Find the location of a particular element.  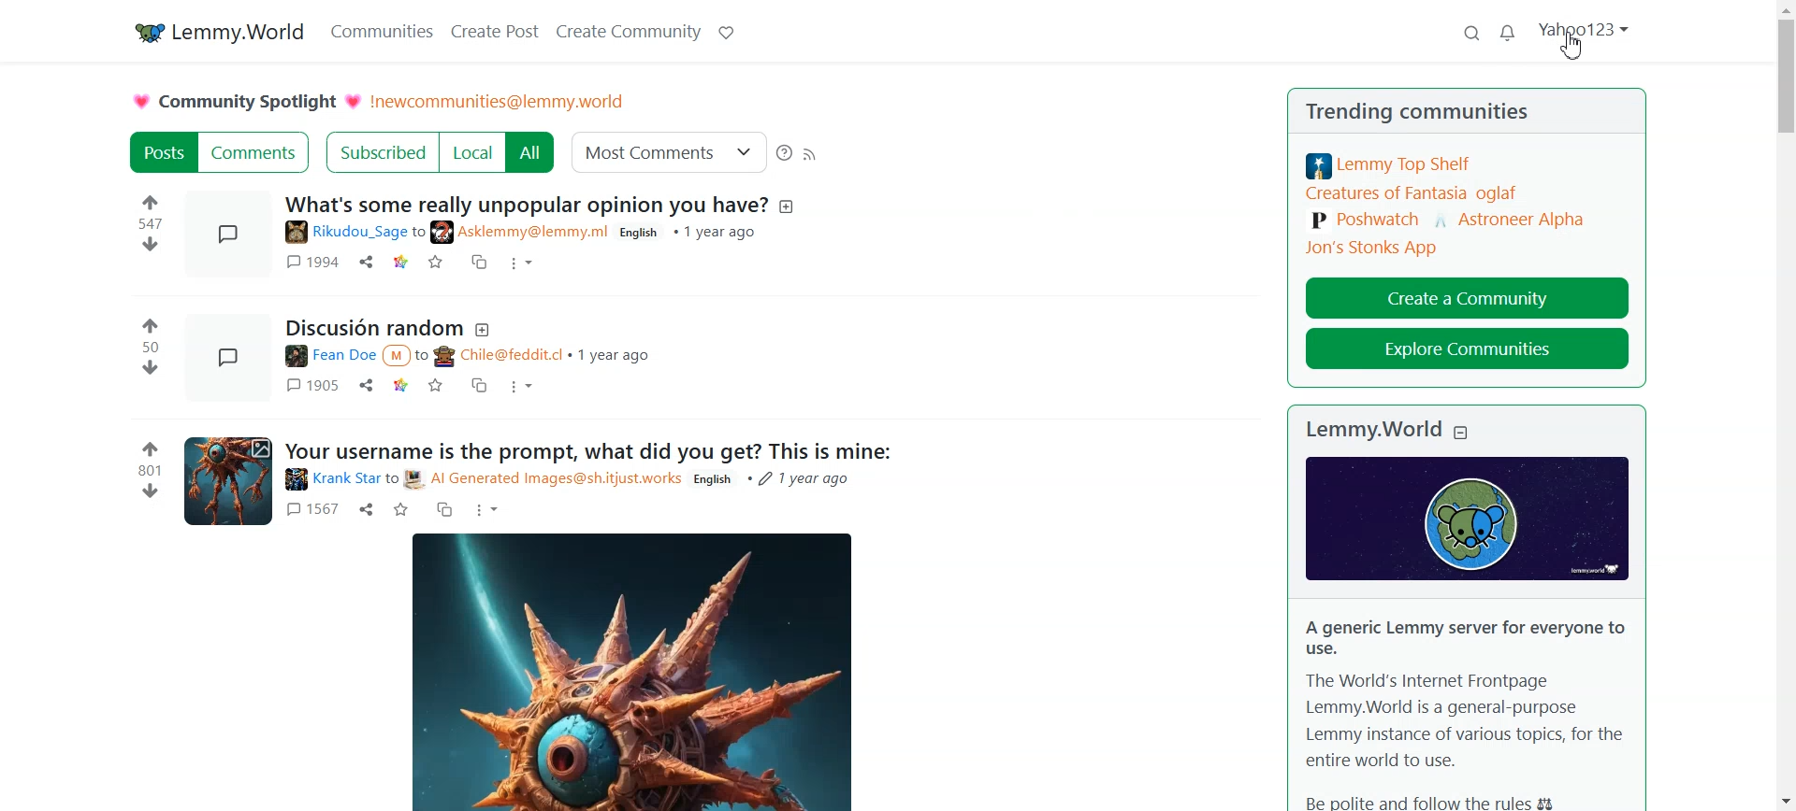

Create a Community is located at coordinates (1467, 295).